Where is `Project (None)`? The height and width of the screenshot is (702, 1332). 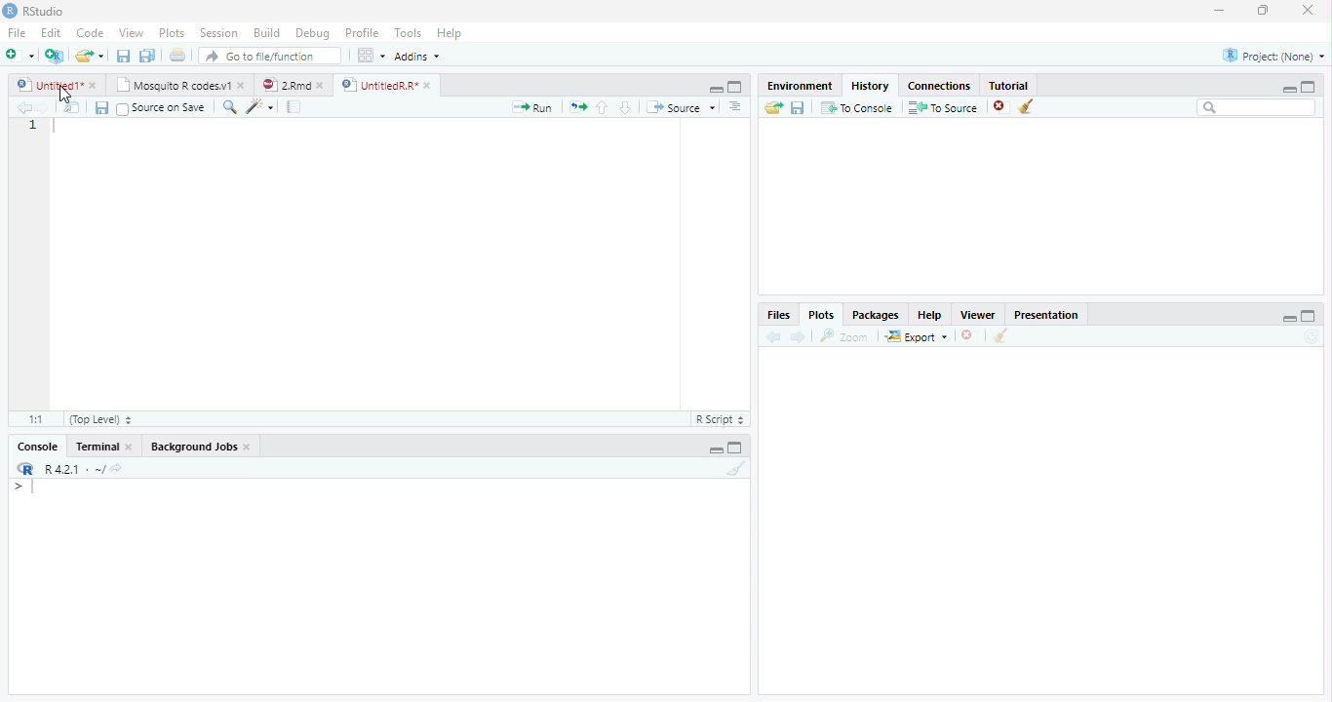 Project (None) is located at coordinates (1274, 56).